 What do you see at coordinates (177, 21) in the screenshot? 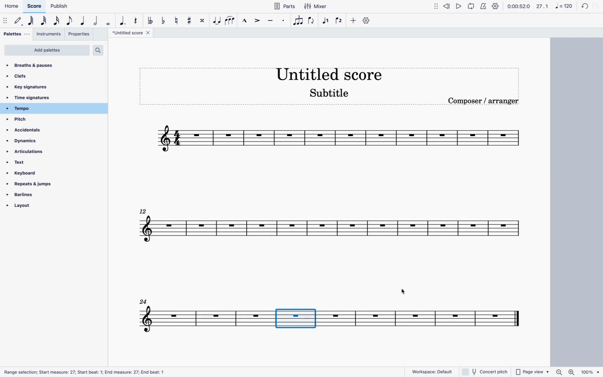
I see `toggle natural` at bounding box center [177, 21].